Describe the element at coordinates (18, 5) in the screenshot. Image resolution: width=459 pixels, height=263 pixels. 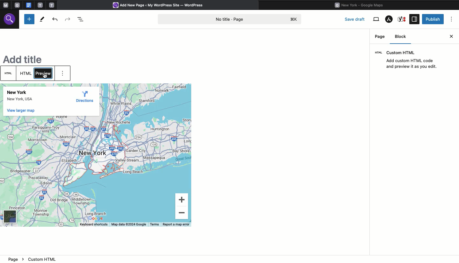
I see `tab` at that location.